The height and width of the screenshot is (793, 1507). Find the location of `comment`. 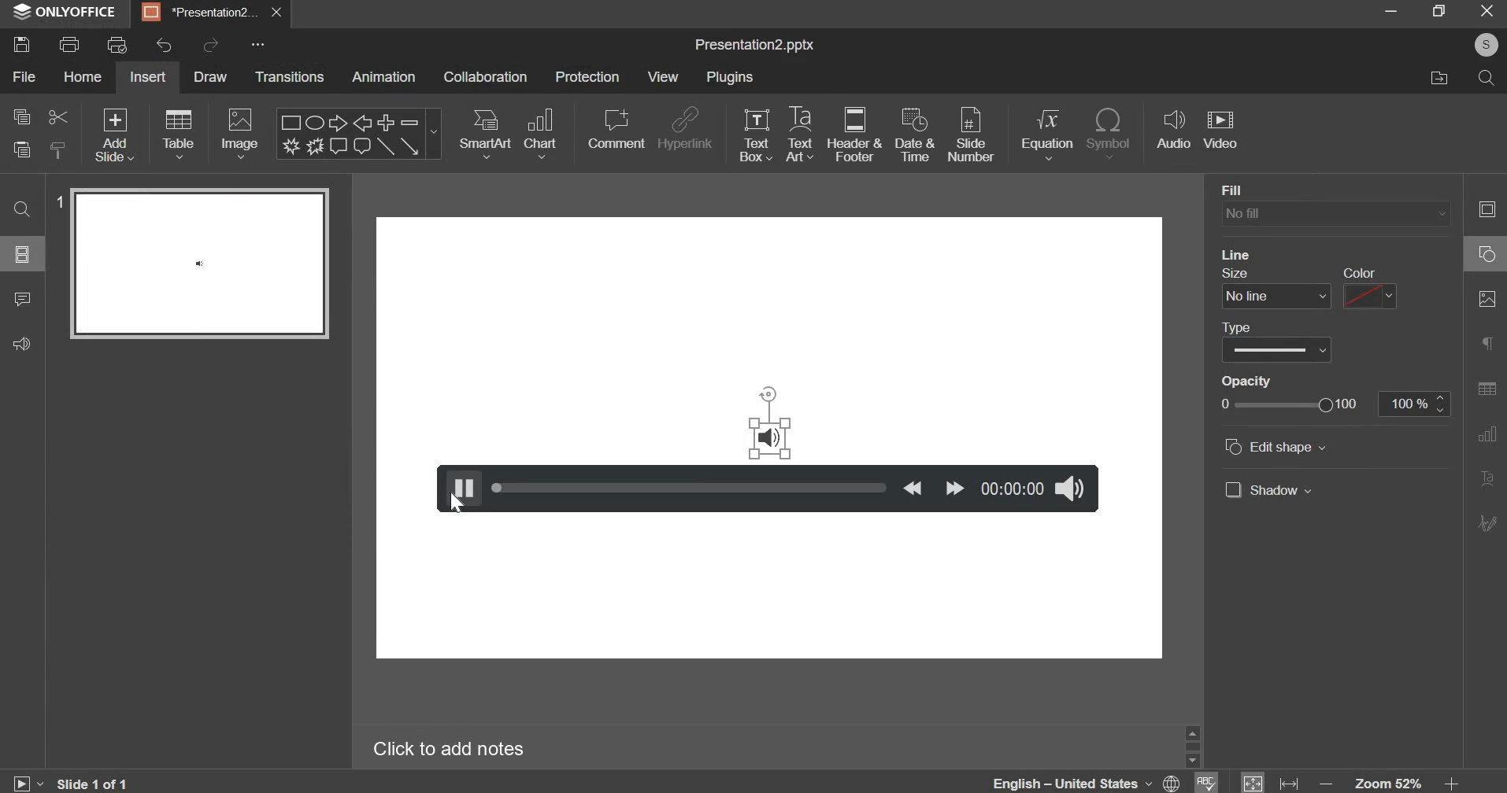

comment is located at coordinates (28, 301).